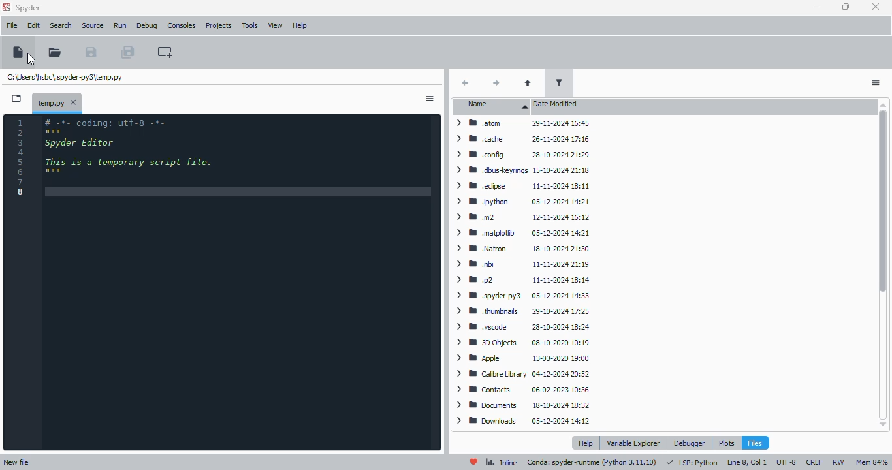 This screenshot has width=892, height=470. What do you see at coordinates (521, 170) in the screenshot?
I see `> BW .dbuskeyrings 15-10-2024 21:18` at bounding box center [521, 170].